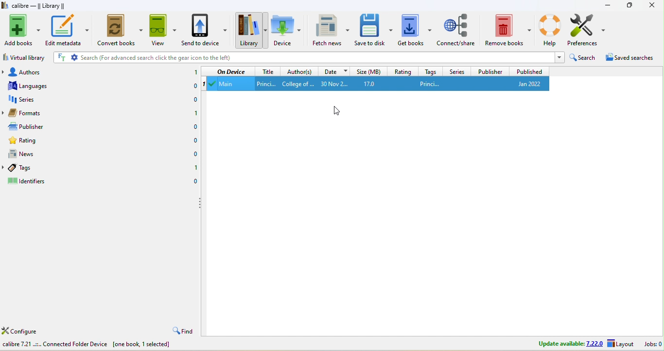 This screenshot has height=351, width=664. Describe the element at coordinates (27, 70) in the screenshot. I see `authors` at that location.